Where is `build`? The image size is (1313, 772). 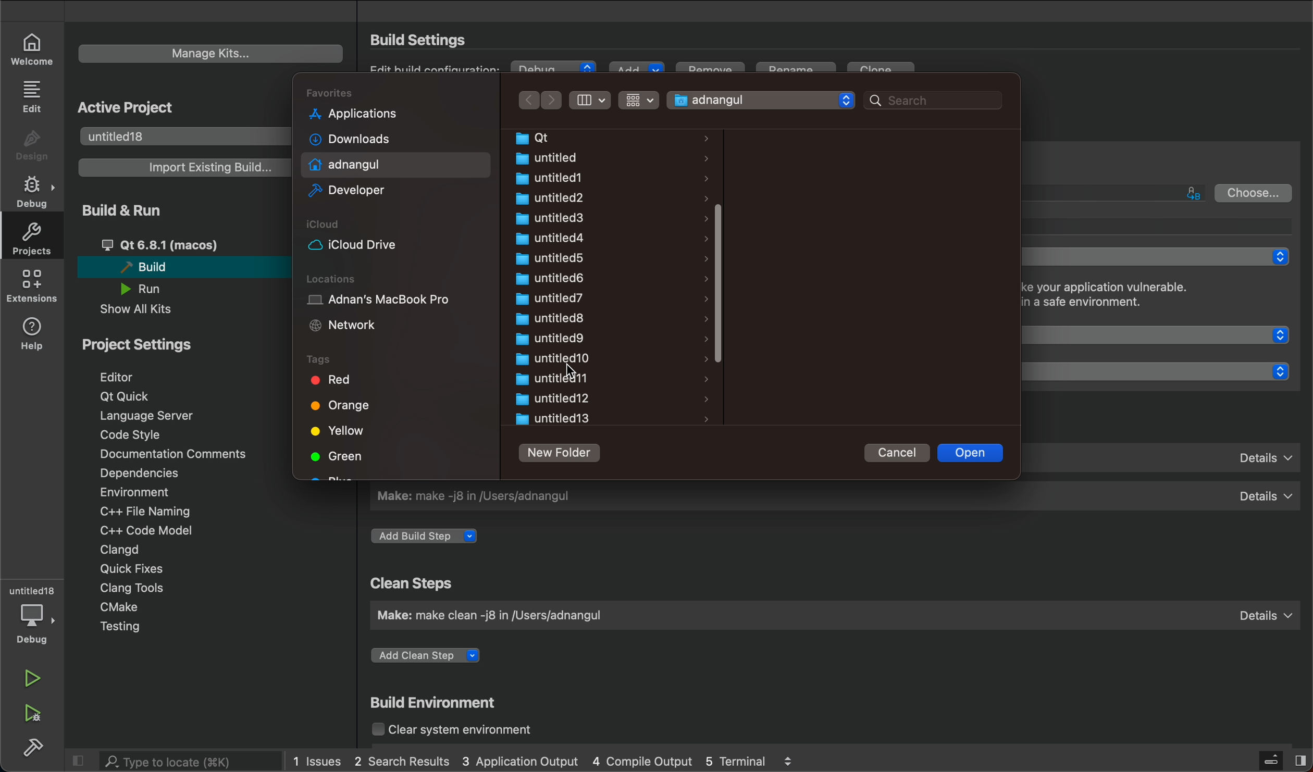 build is located at coordinates (34, 748).